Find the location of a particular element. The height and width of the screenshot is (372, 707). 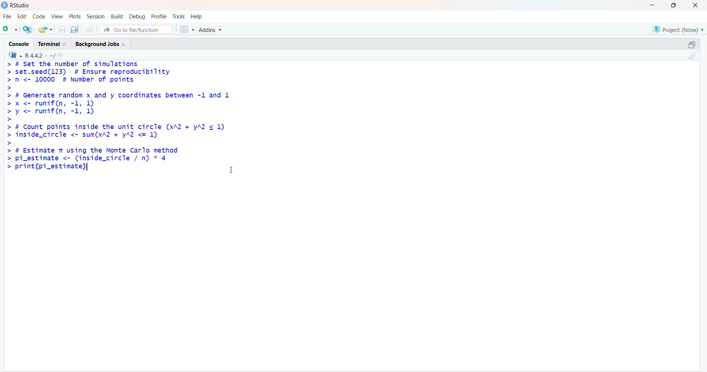

Build is located at coordinates (117, 16).